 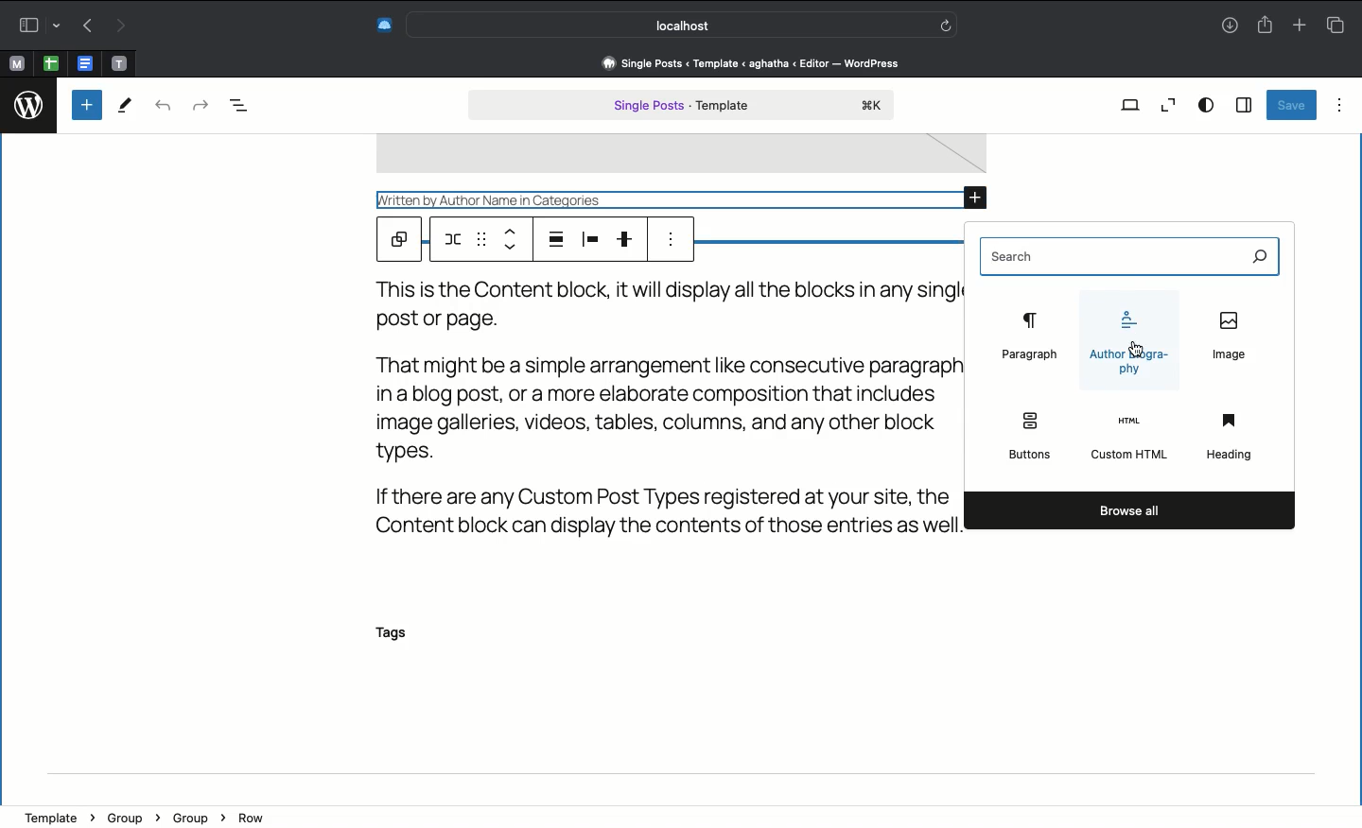 What do you see at coordinates (1335, 25) in the screenshot?
I see `Tabs` at bounding box center [1335, 25].